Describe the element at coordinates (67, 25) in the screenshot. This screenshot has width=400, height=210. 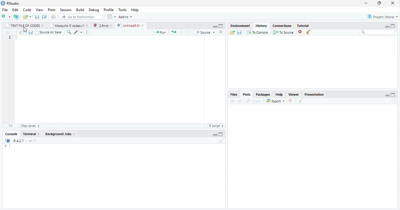
I see `mosquito R codes.v1` at that location.